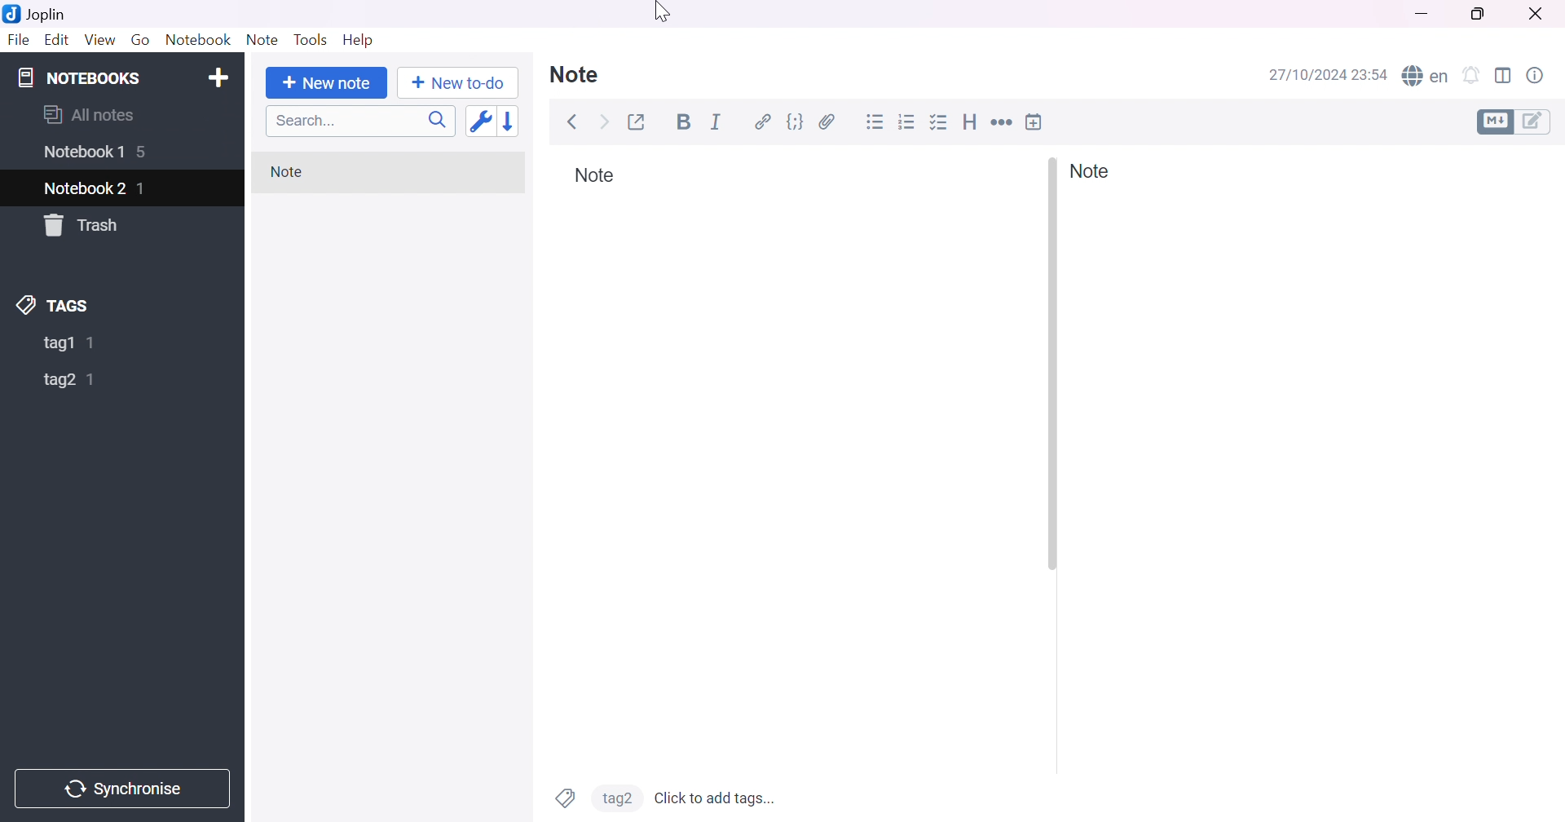 This screenshot has height=822, width=1565. I want to click on Hyperlink, so click(765, 122).